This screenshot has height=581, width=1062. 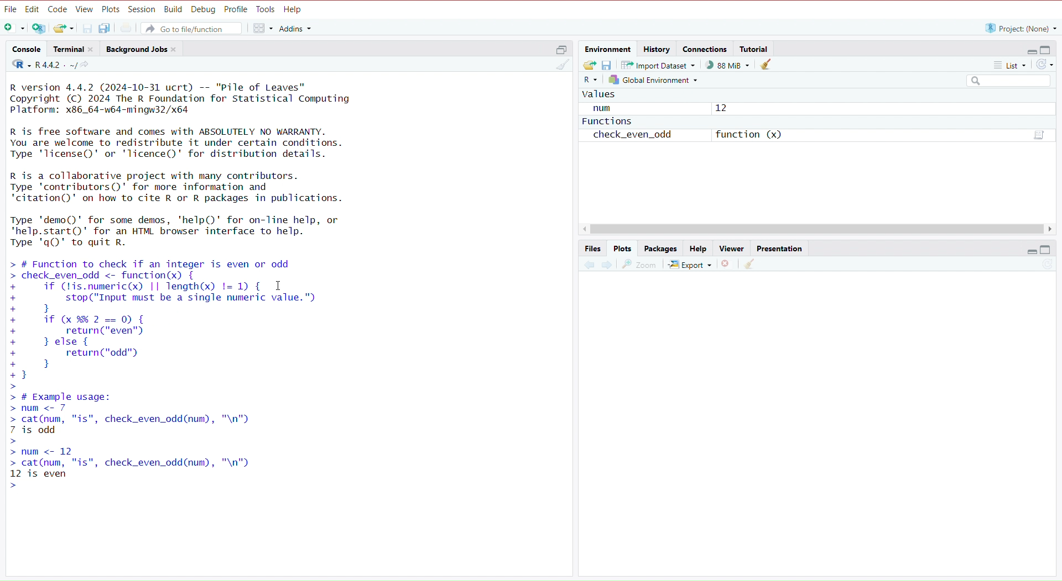 What do you see at coordinates (658, 48) in the screenshot?
I see `history` at bounding box center [658, 48].